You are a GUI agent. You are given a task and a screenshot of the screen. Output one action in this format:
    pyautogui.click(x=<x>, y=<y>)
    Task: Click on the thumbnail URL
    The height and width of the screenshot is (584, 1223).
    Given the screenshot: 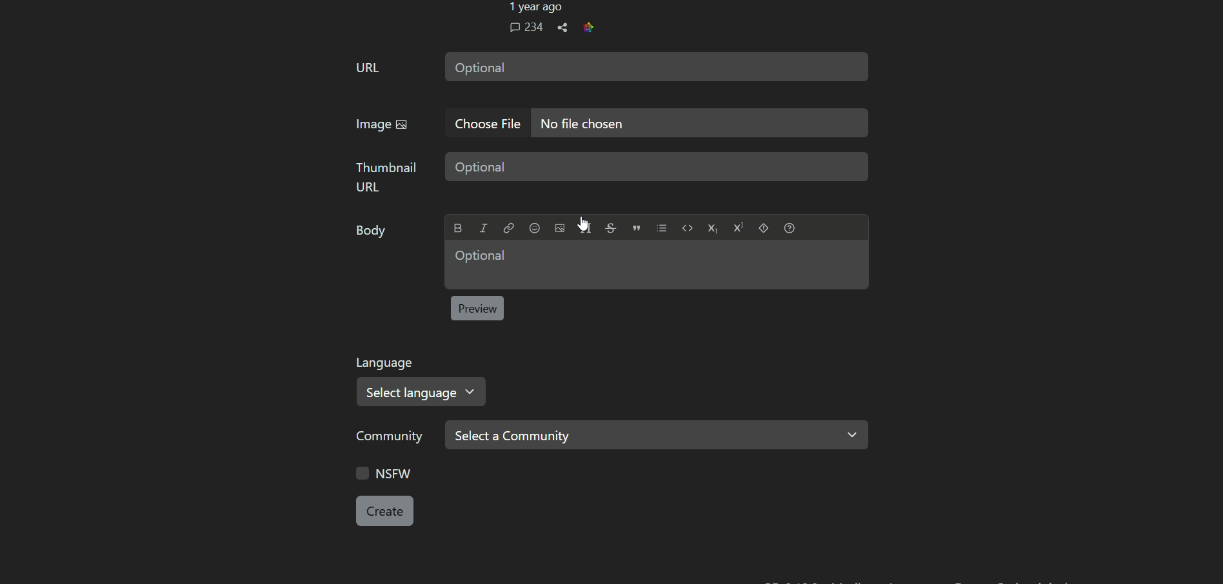 What is the action you would take?
    pyautogui.click(x=385, y=176)
    